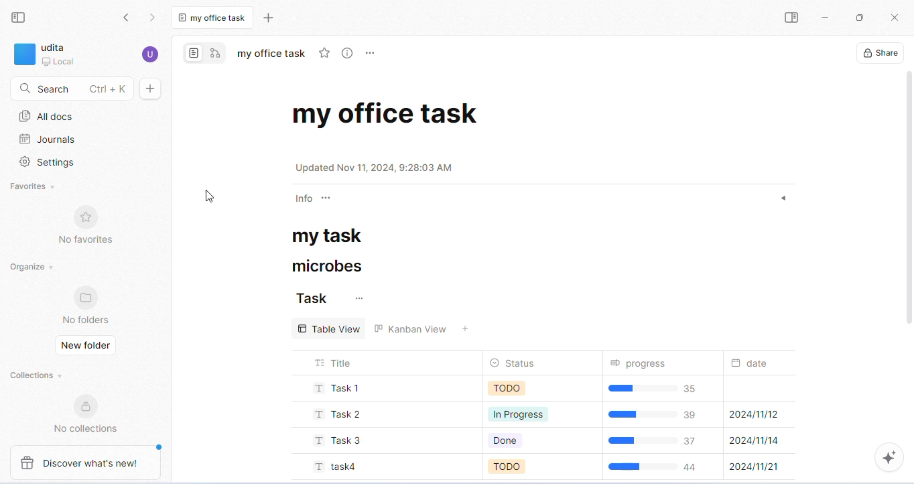 The height and width of the screenshot is (484, 914). I want to click on open side bar, so click(793, 19).